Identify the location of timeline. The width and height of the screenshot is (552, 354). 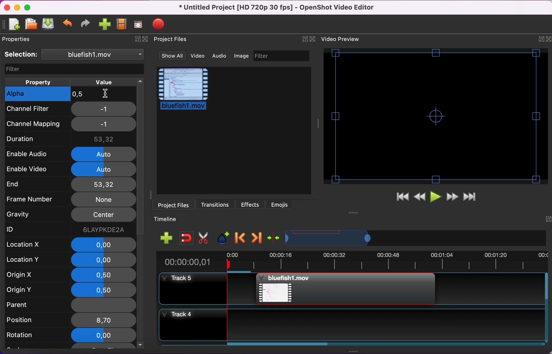
(169, 219).